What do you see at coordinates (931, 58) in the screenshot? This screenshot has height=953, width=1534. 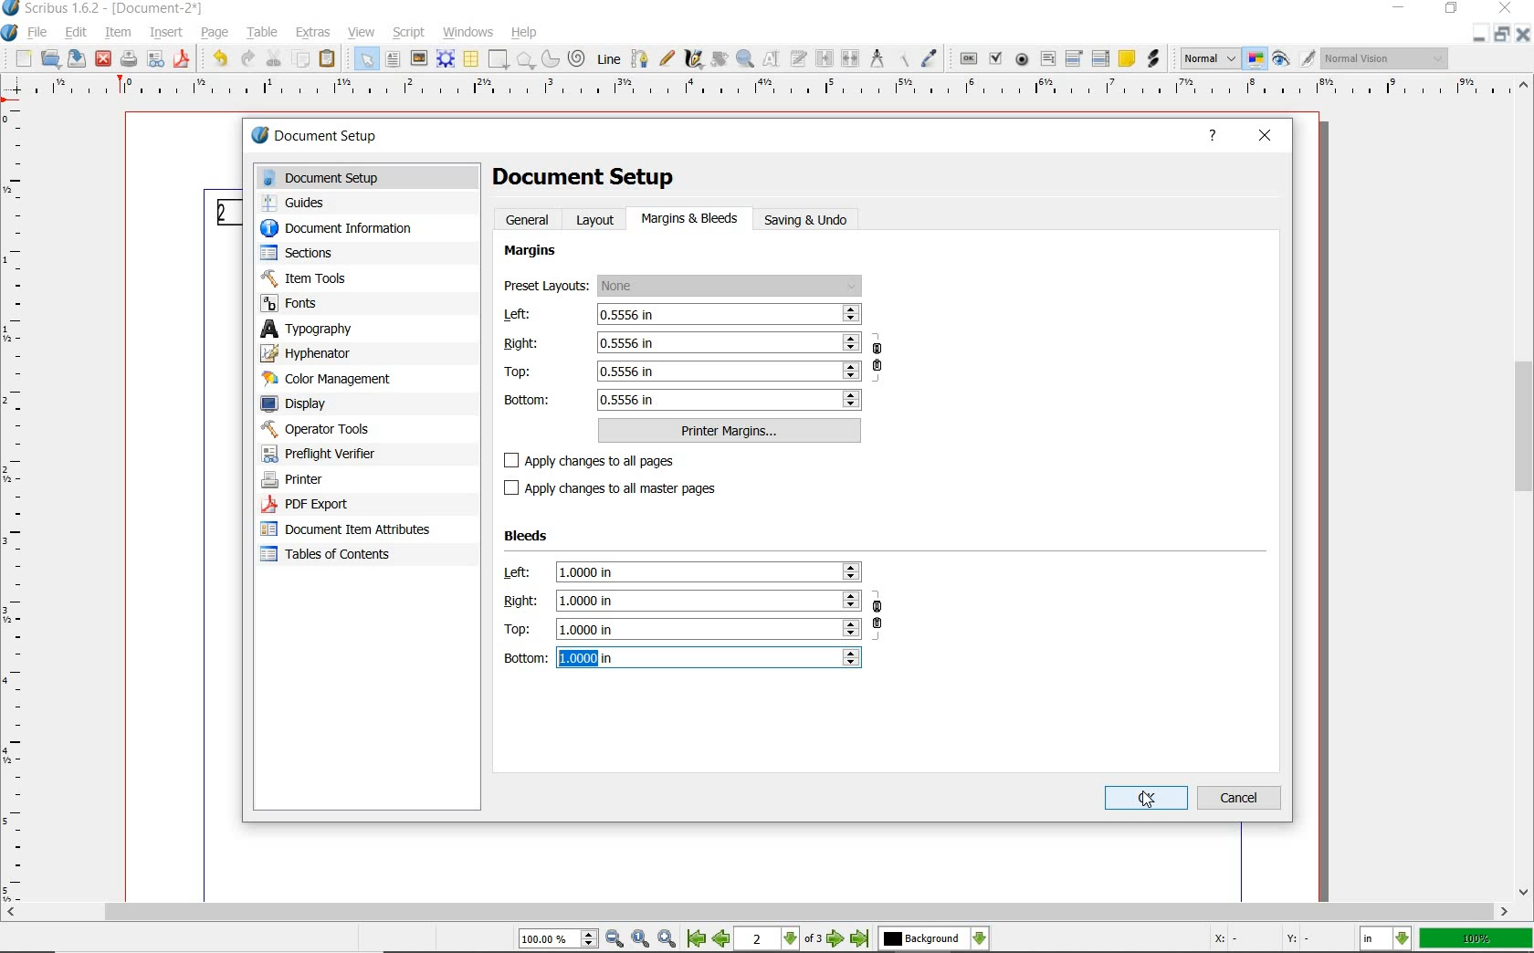 I see `eye dropper` at bounding box center [931, 58].